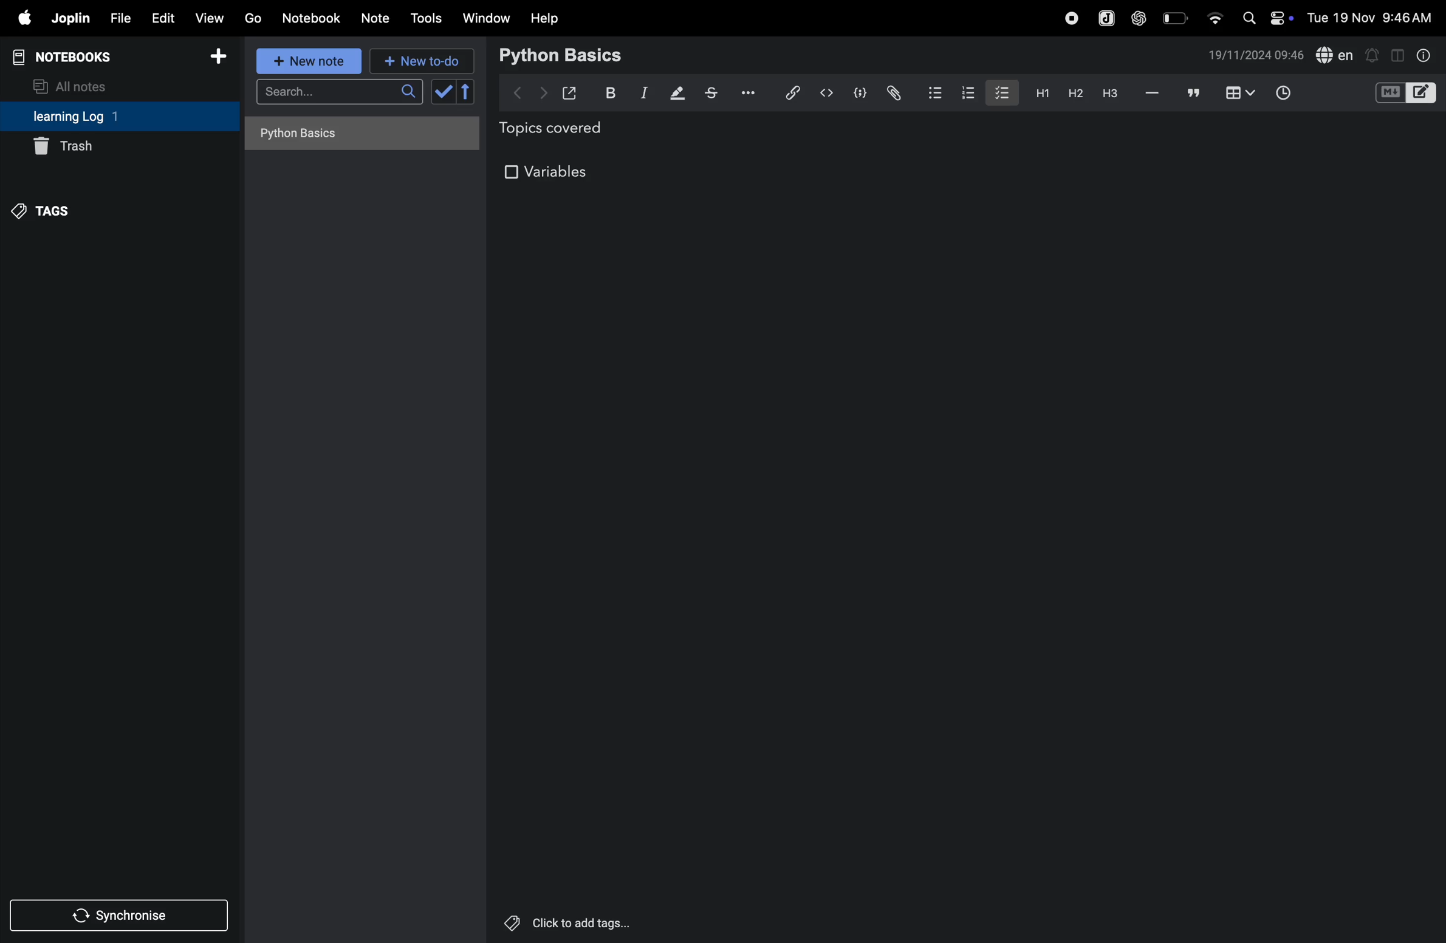  I want to click on new note, so click(306, 61).